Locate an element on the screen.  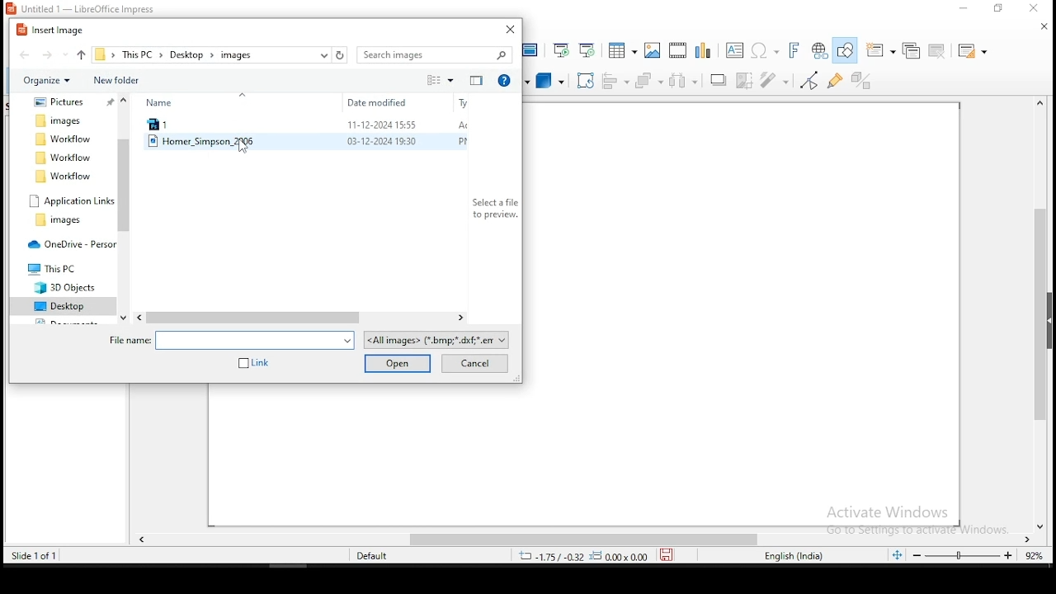
save is located at coordinates (668, 556).